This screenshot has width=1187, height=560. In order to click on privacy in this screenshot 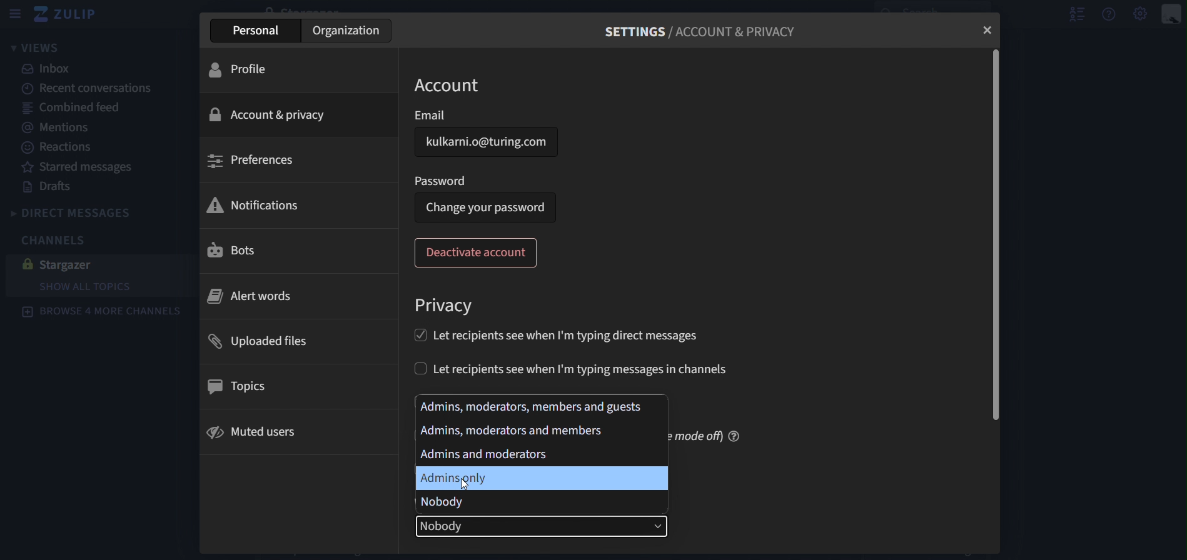, I will do `click(447, 306)`.